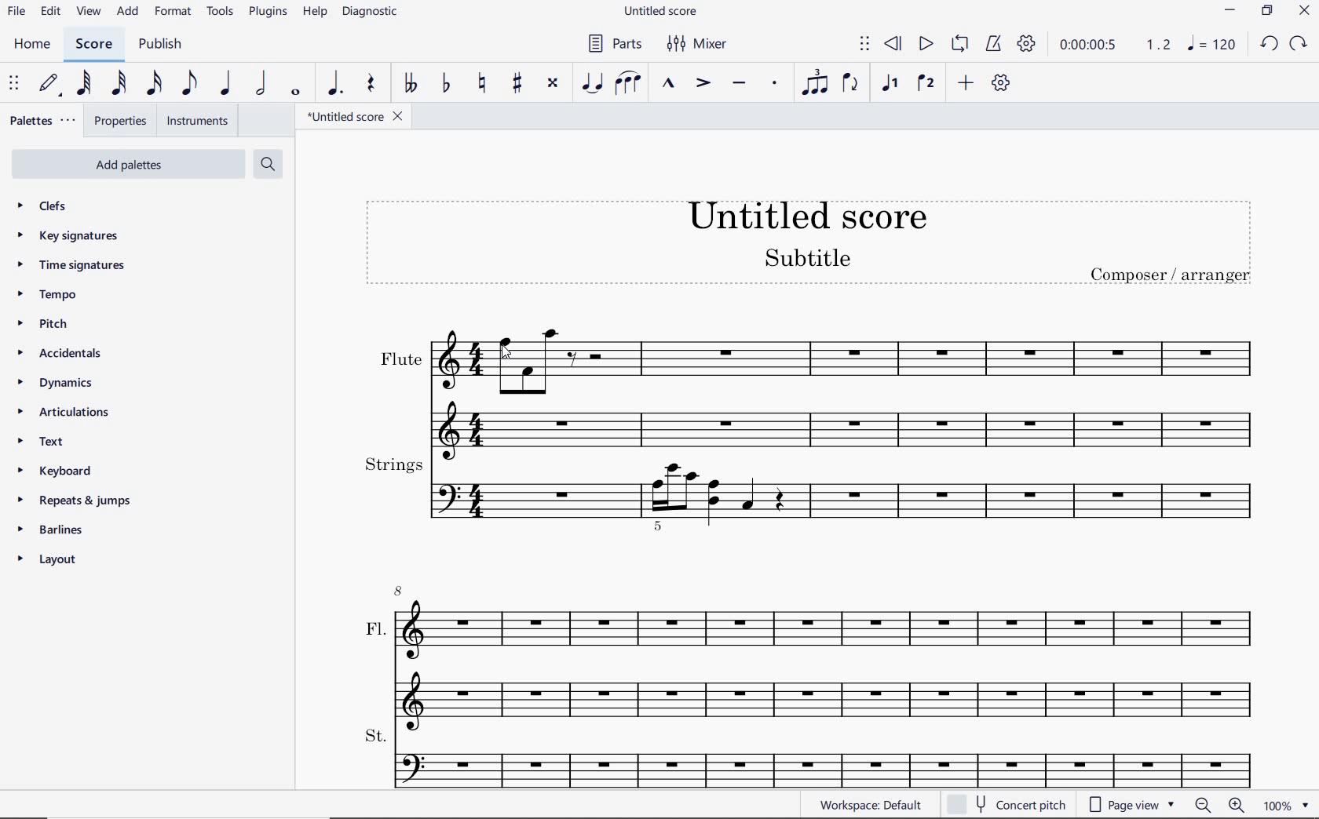  I want to click on palettes, so click(44, 119).